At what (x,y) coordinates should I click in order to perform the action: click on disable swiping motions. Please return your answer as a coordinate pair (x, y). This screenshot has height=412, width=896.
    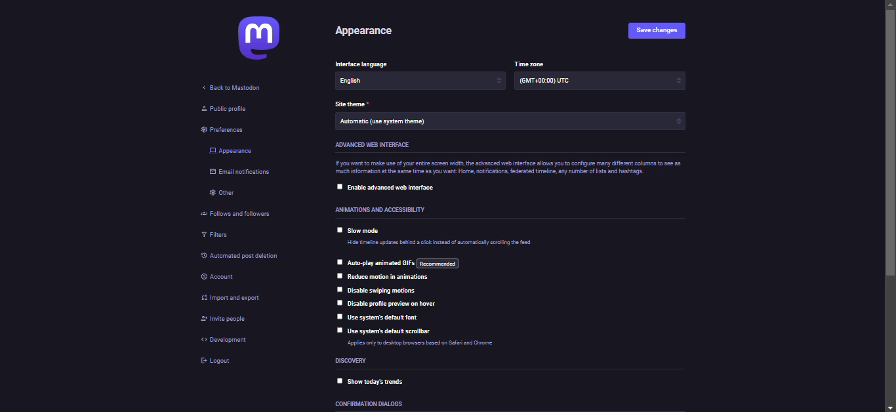
    Looking at the image, I should click on (384, 291).